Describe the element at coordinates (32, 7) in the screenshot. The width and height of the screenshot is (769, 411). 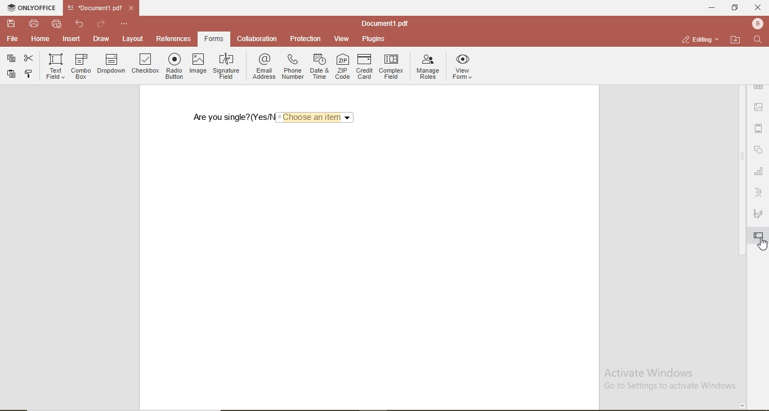
I see `onlyoffice` at that location.